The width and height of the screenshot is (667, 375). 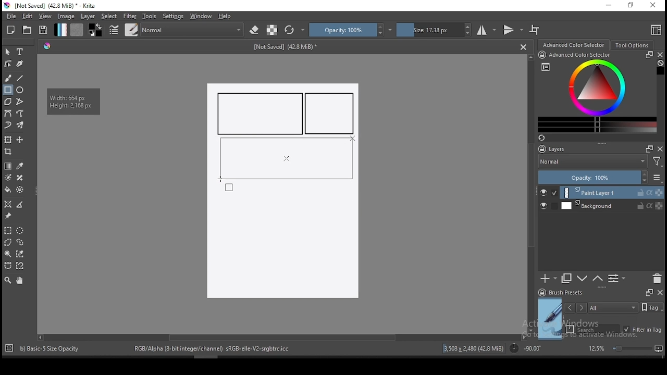 What do you see at coordinates (655, 30) in the screenshot?
I see `choose workspace` at bounding box center [655, 30].